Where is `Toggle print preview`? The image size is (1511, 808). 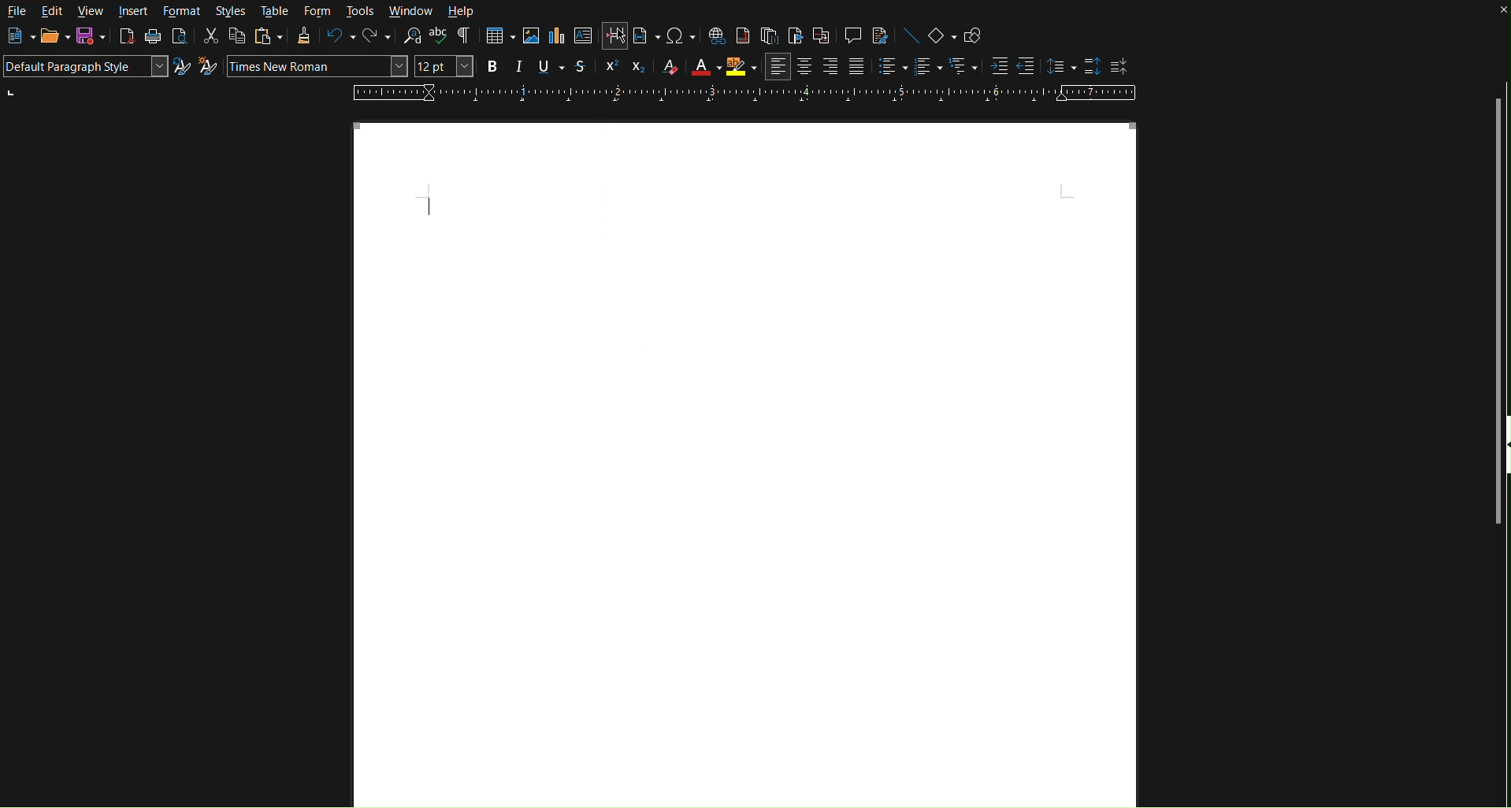 Toggle print preview is located at coordinates (180, 39).